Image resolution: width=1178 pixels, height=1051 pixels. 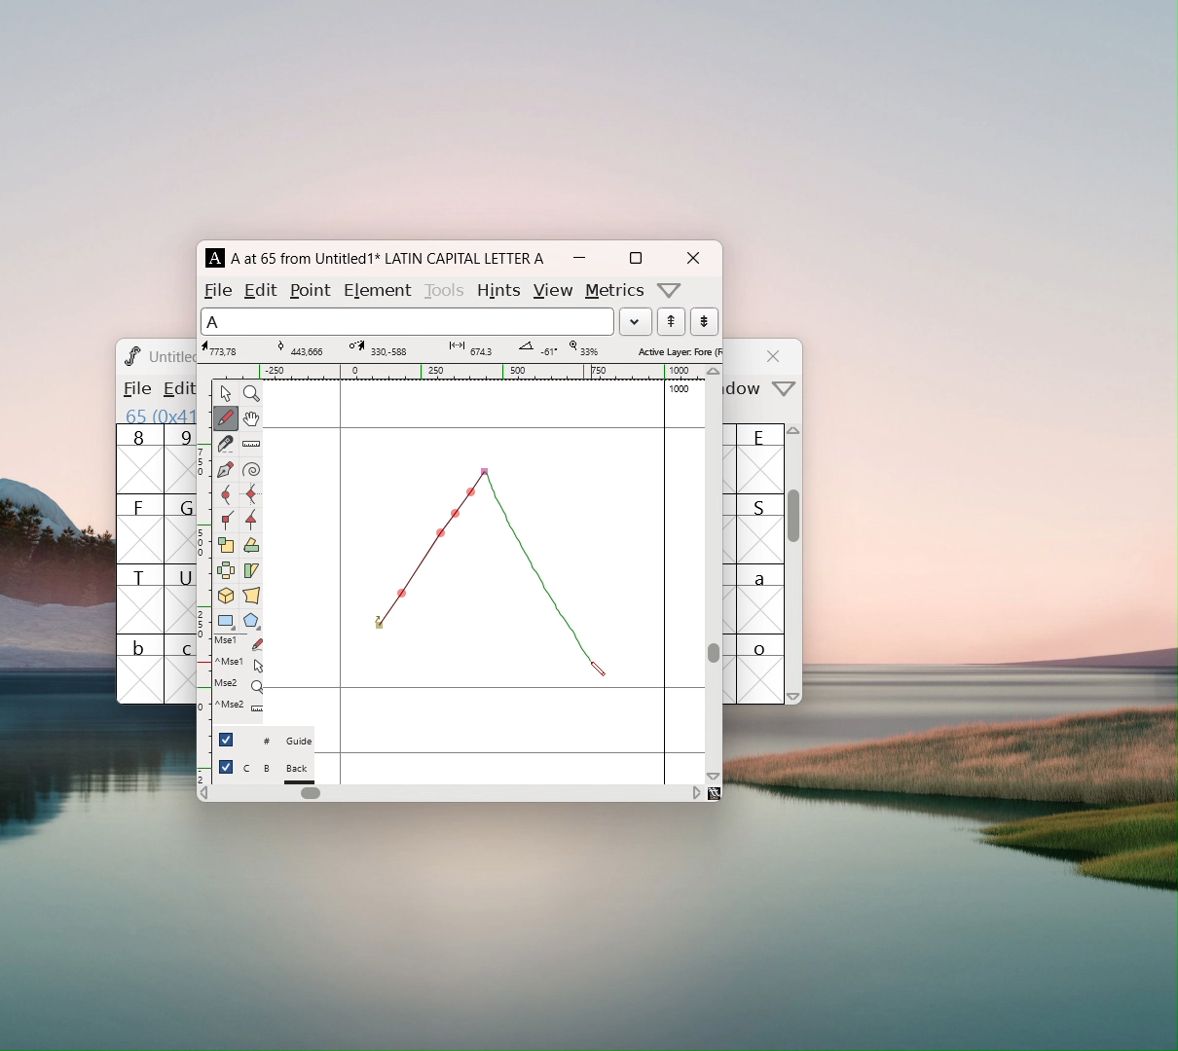 What do you see at coordinates (715, 372) in the screenshot?
I see `scroll up` at bounding box center [715, 372].